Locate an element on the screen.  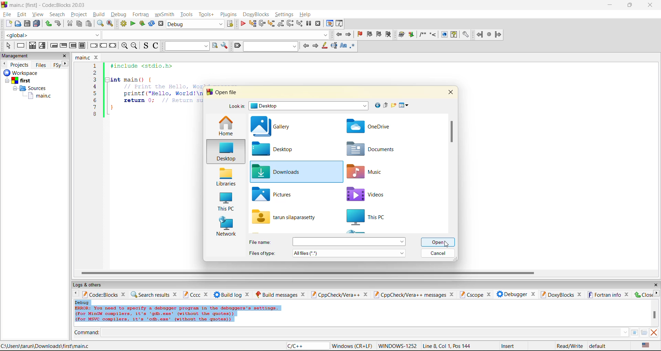
toggle source is located at coordinates (146, 45).